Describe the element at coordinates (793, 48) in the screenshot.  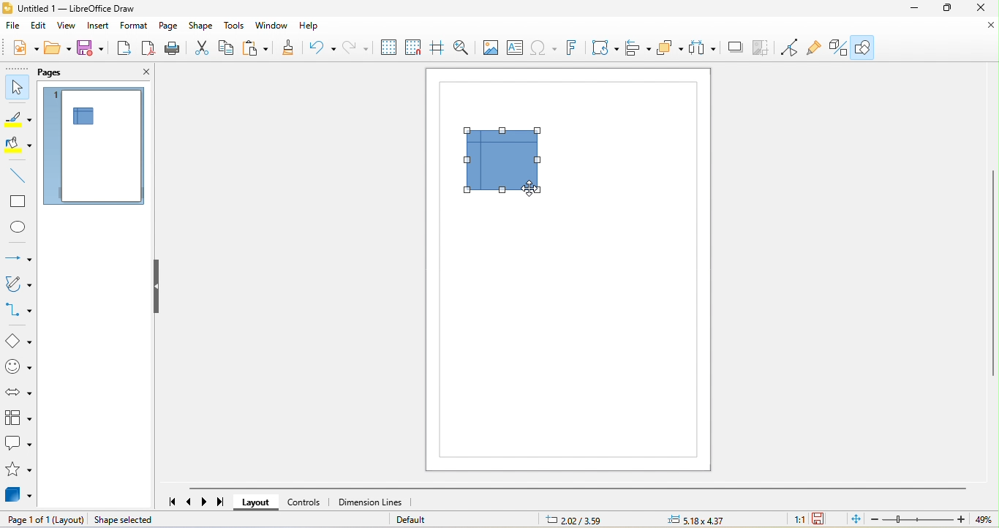
I see `toggle point edit mode` at that location.